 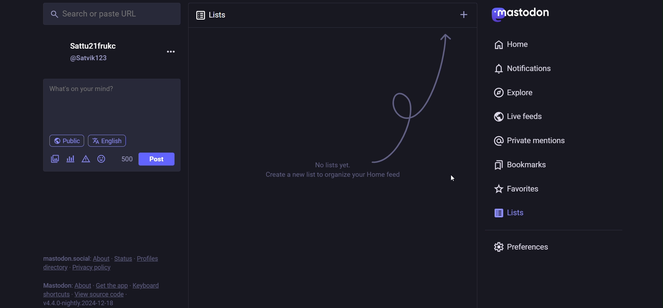 What do you see at coordinates (173, 51) in the screenshot?
I see `more` at bounding box center [173, 51].